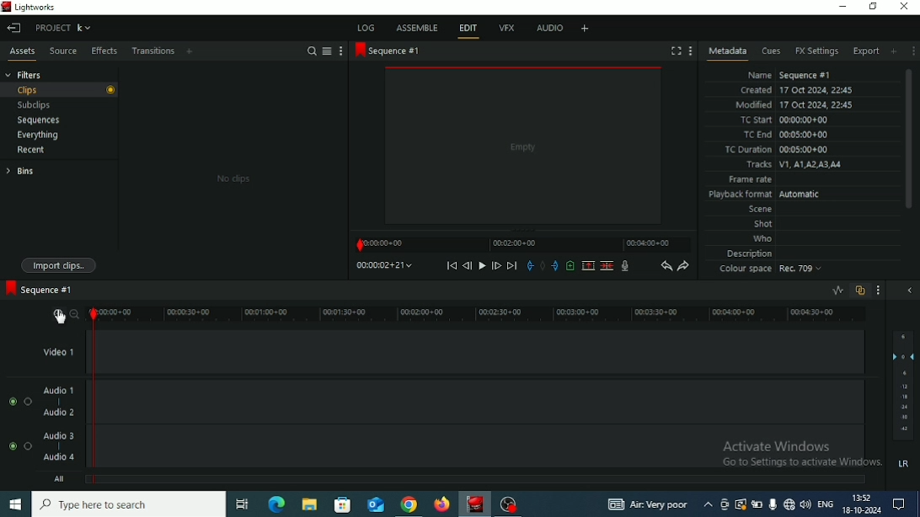 The height and width of the screenshot is (517, 920). Describe the element at coordinates (276, 503) in the screenshot. I see `Microsoft Edge` at that location.